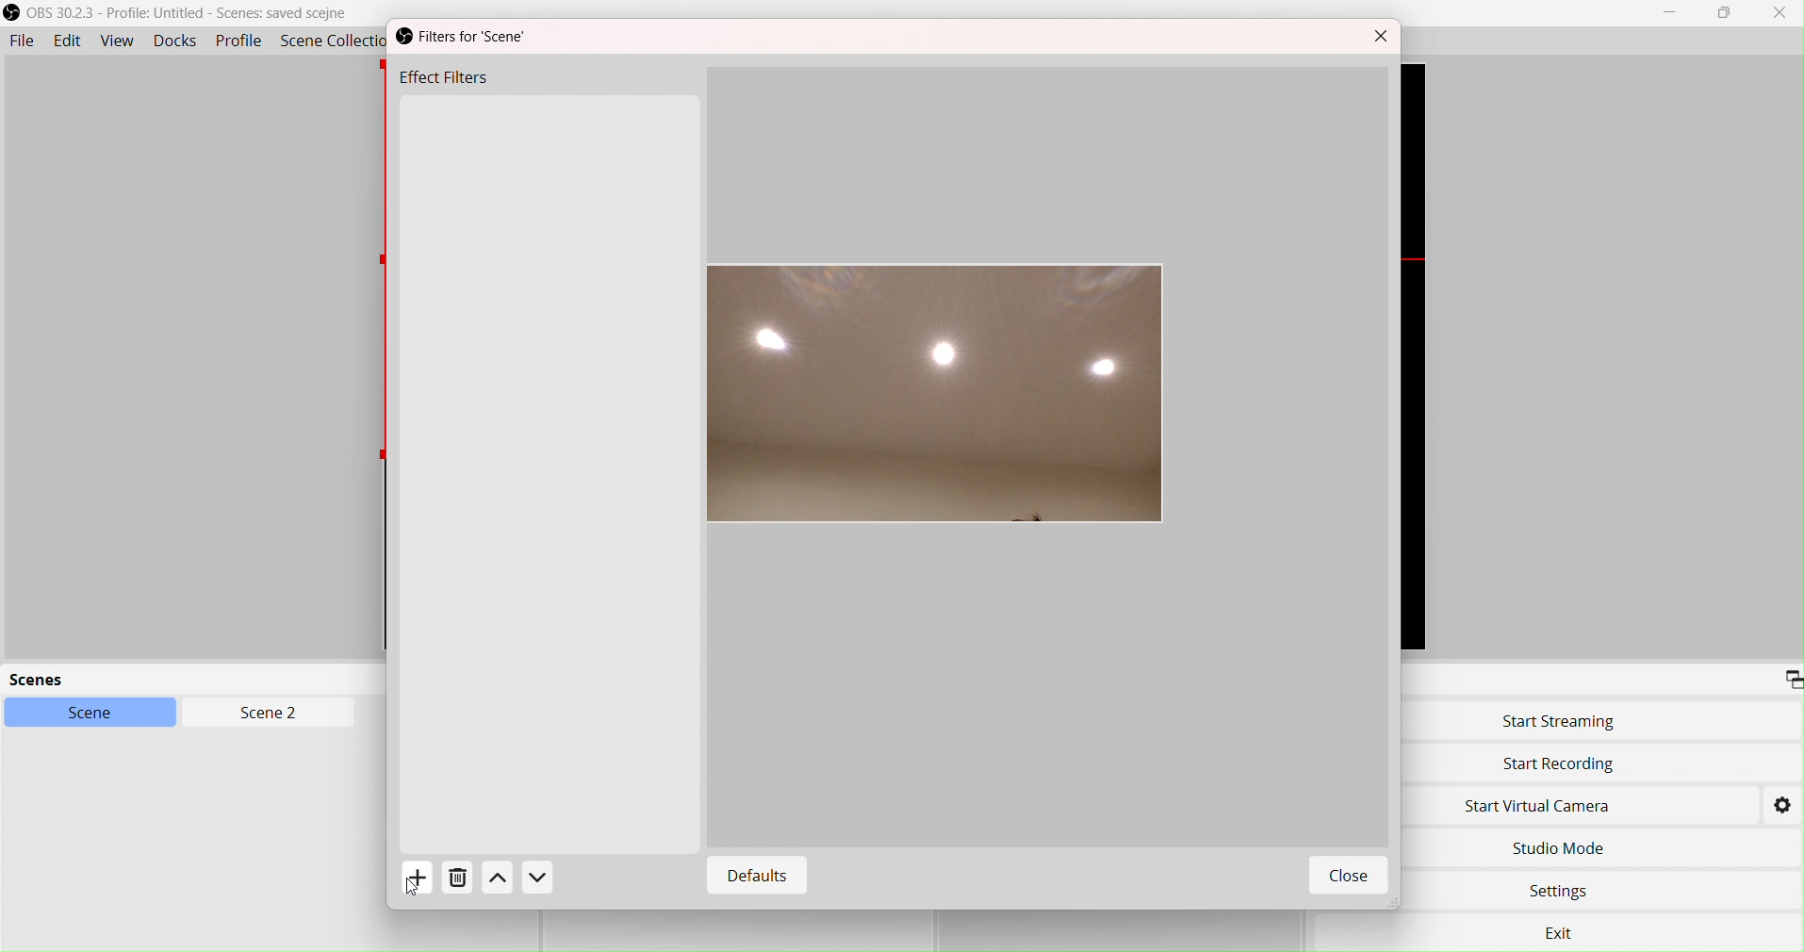 The image size is (1804, 952). Describe the element at coordinates (1560, 764) in the screenshot. I see `Start Recording` at that location.